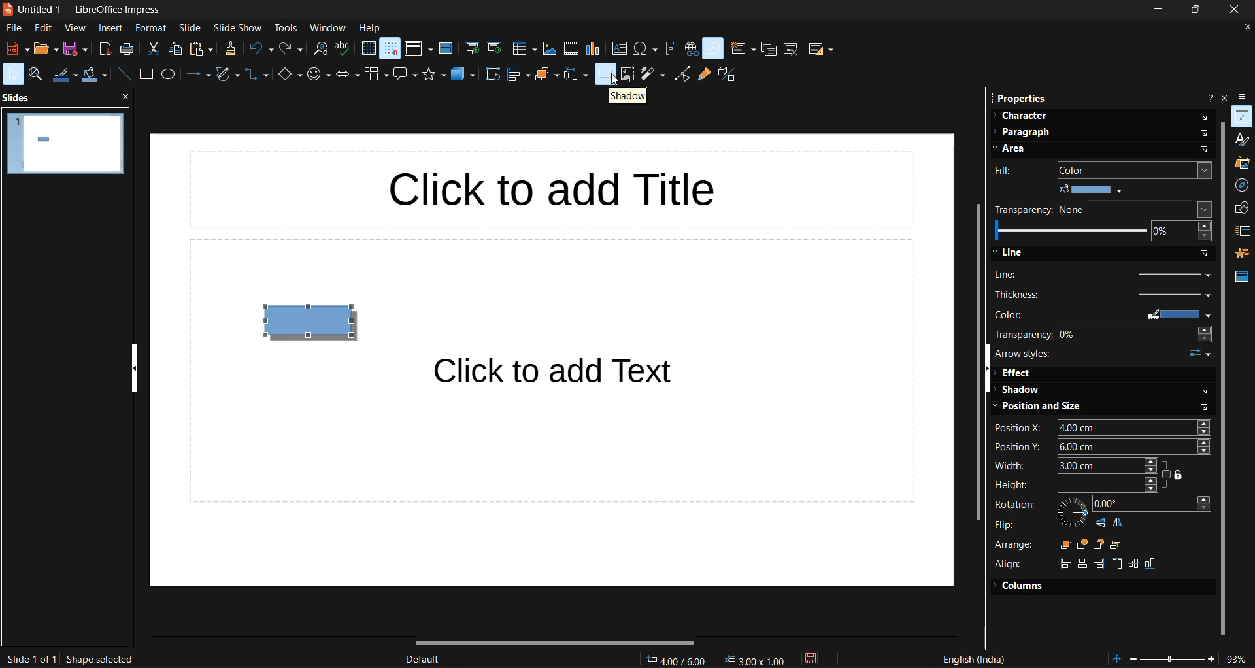 This screenshot has height=668, width=1255. Describe the element at coordinates (1241, 161) in the screenshot. I see `gallery` at that location.